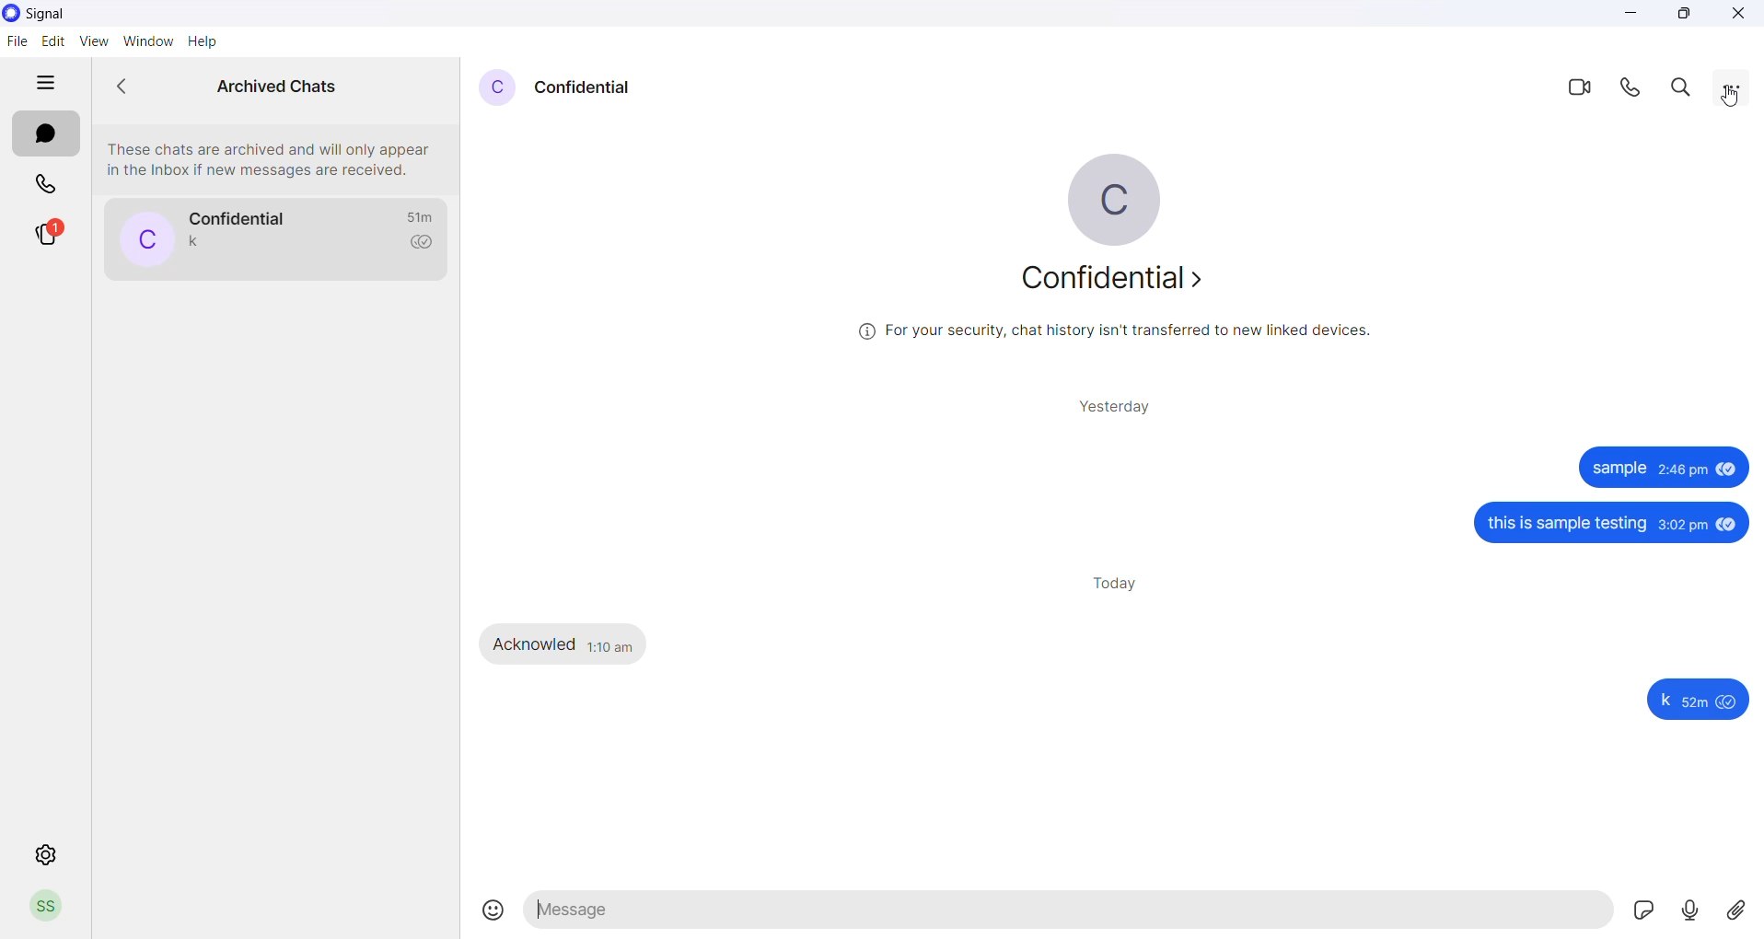  I want to click on video call, so click(1581, 87).